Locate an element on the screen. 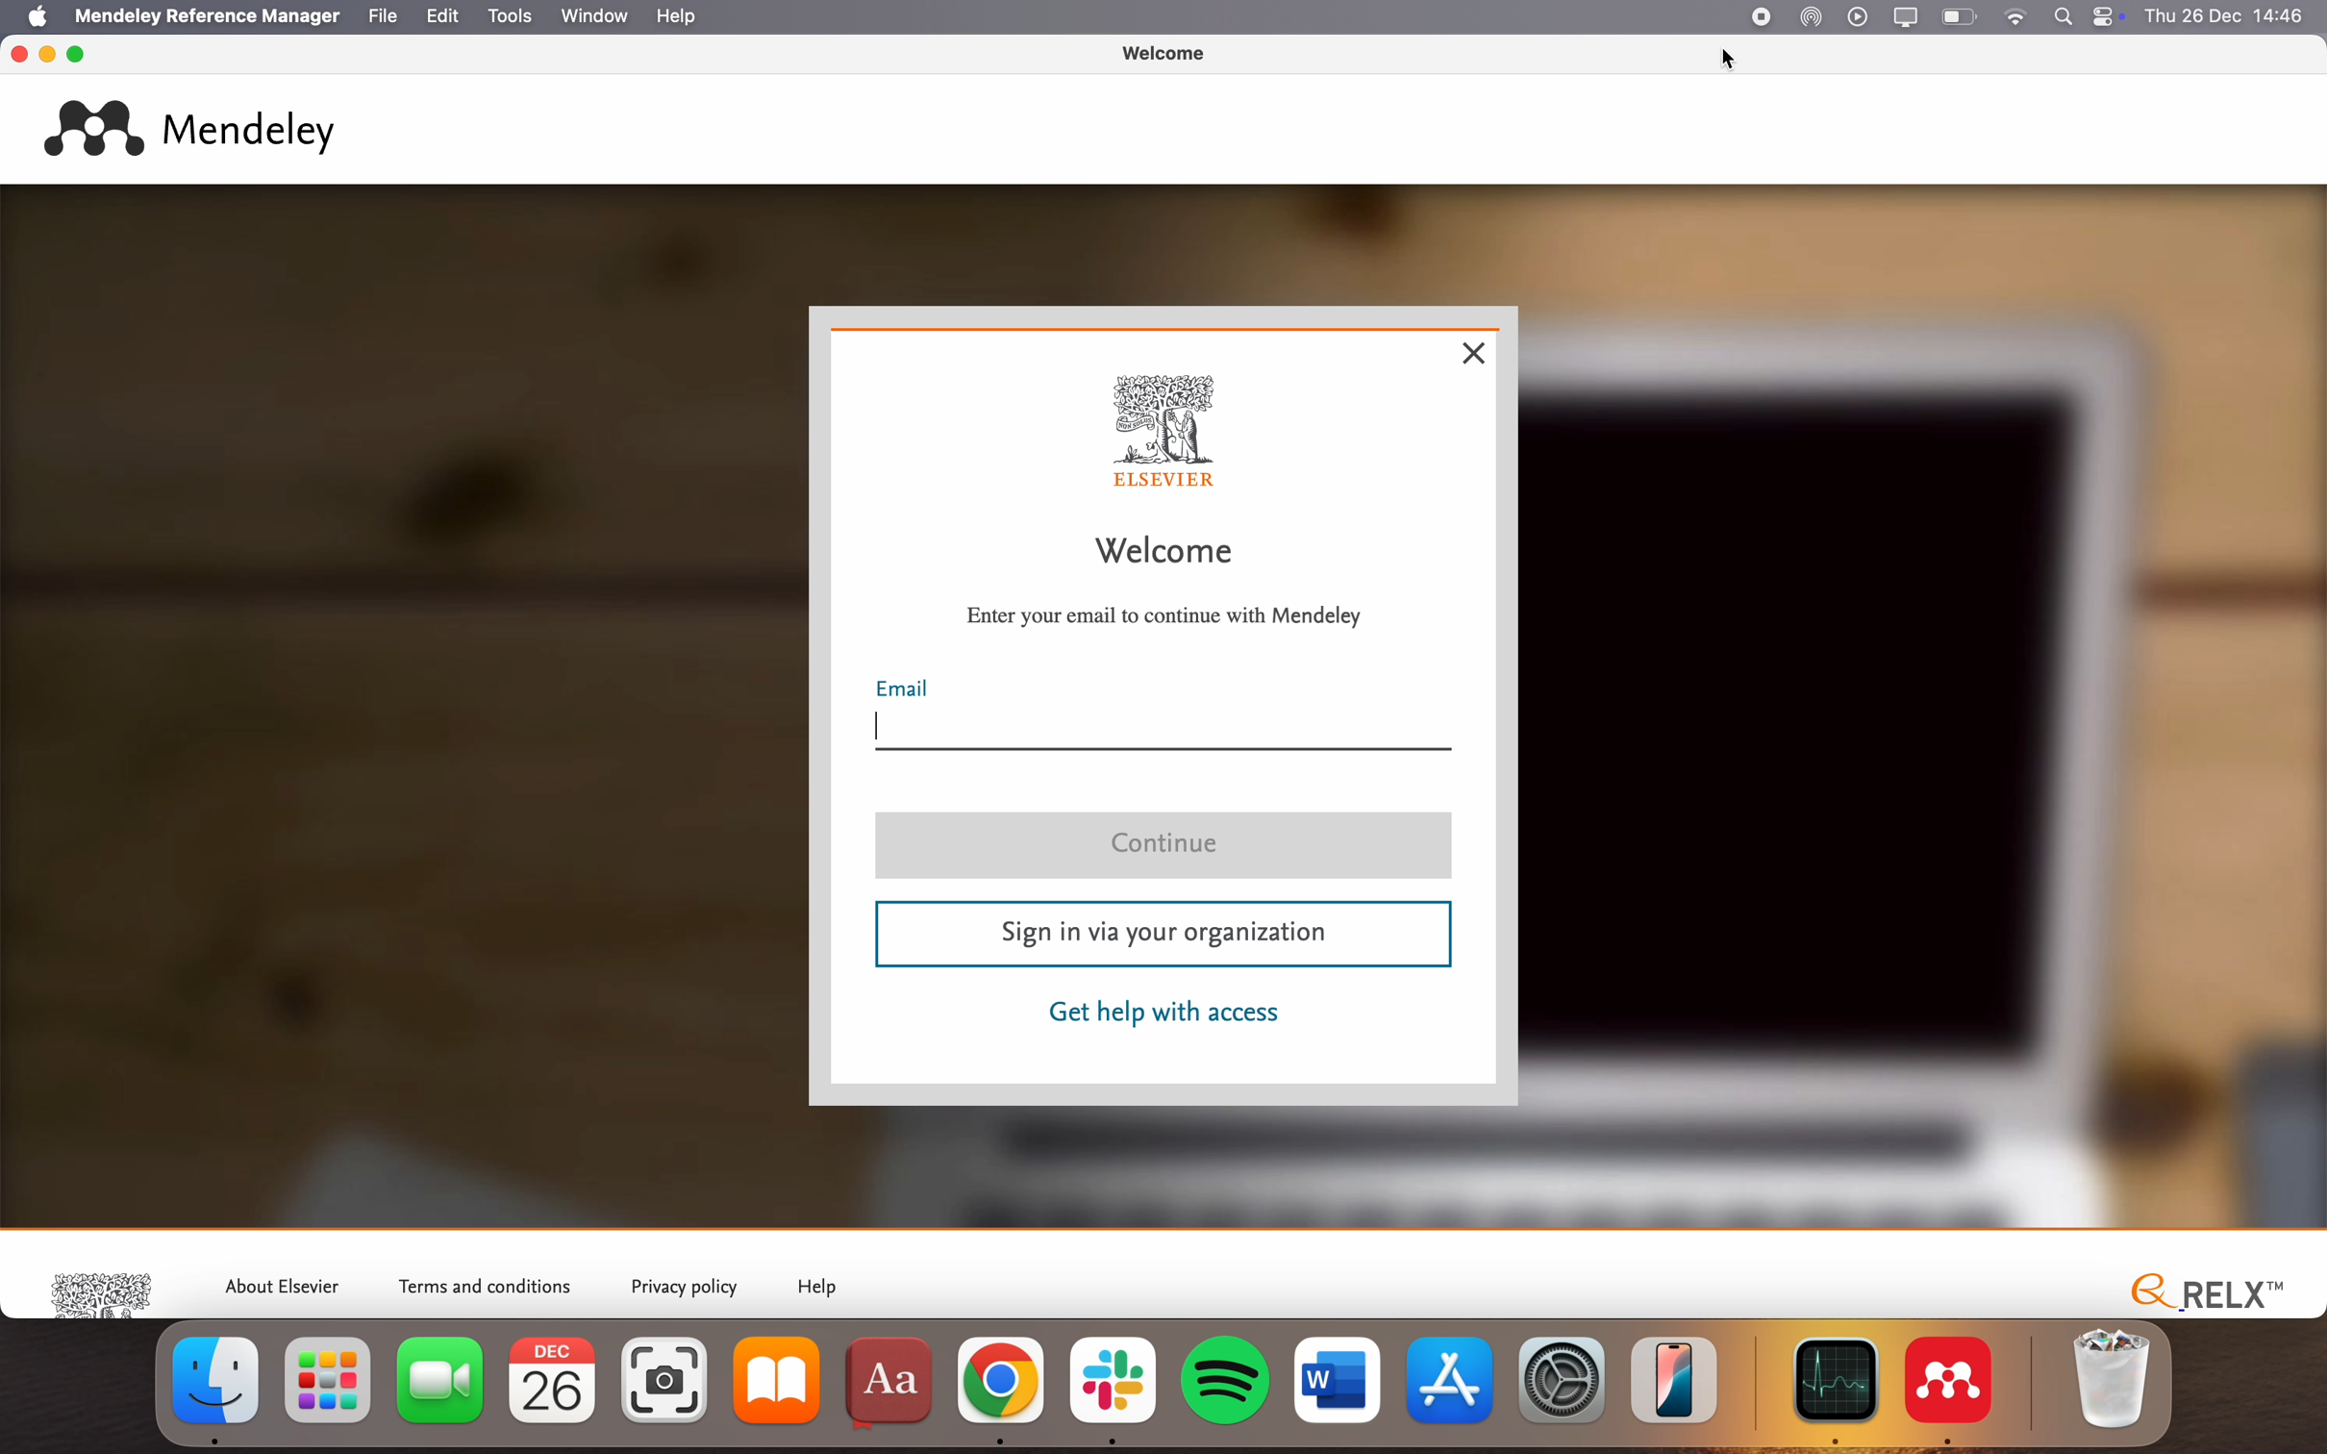 The image size is (2327, 1454). screenshot is located at coordinates (669, 1391).